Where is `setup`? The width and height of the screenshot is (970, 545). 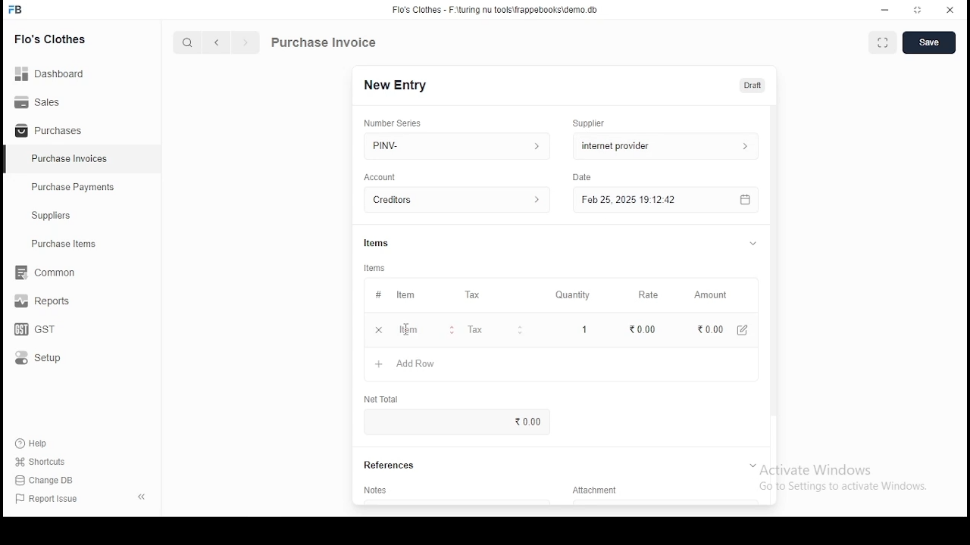 setup is located at coordinates (48, 359).